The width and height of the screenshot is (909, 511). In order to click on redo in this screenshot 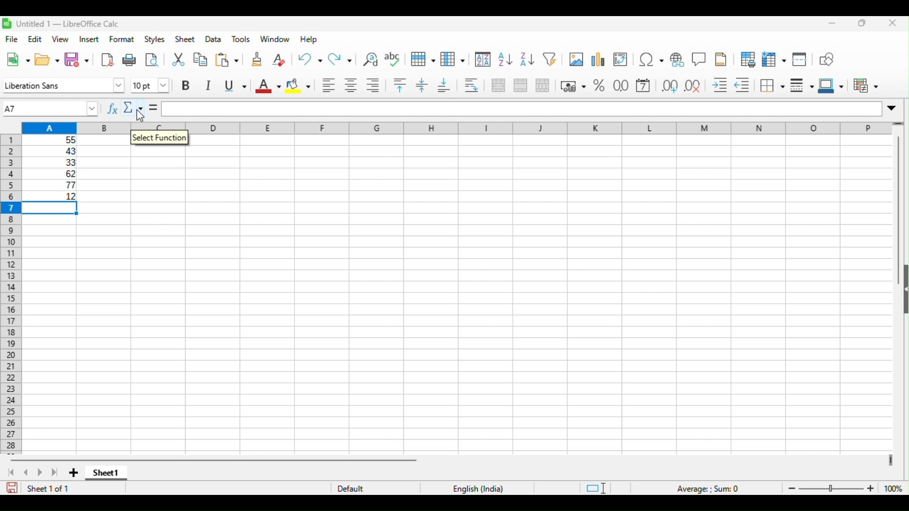, I will do `click(341, 60)`.